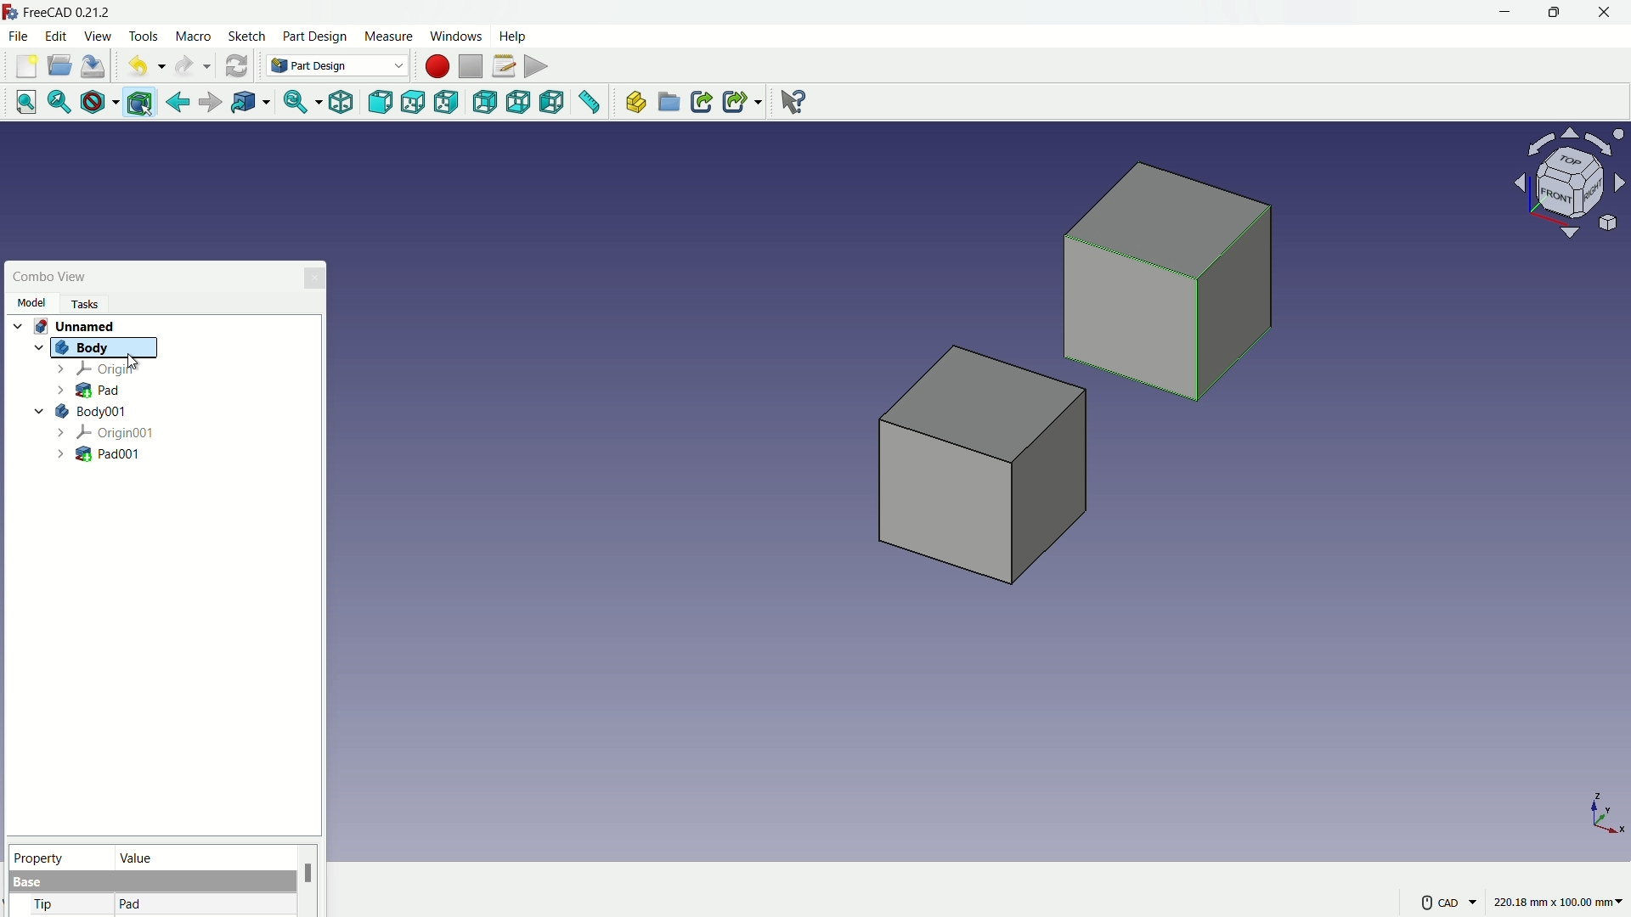 The width and height of the screenshot is (1631, 917). I want to click on tools, so click(145, 37).